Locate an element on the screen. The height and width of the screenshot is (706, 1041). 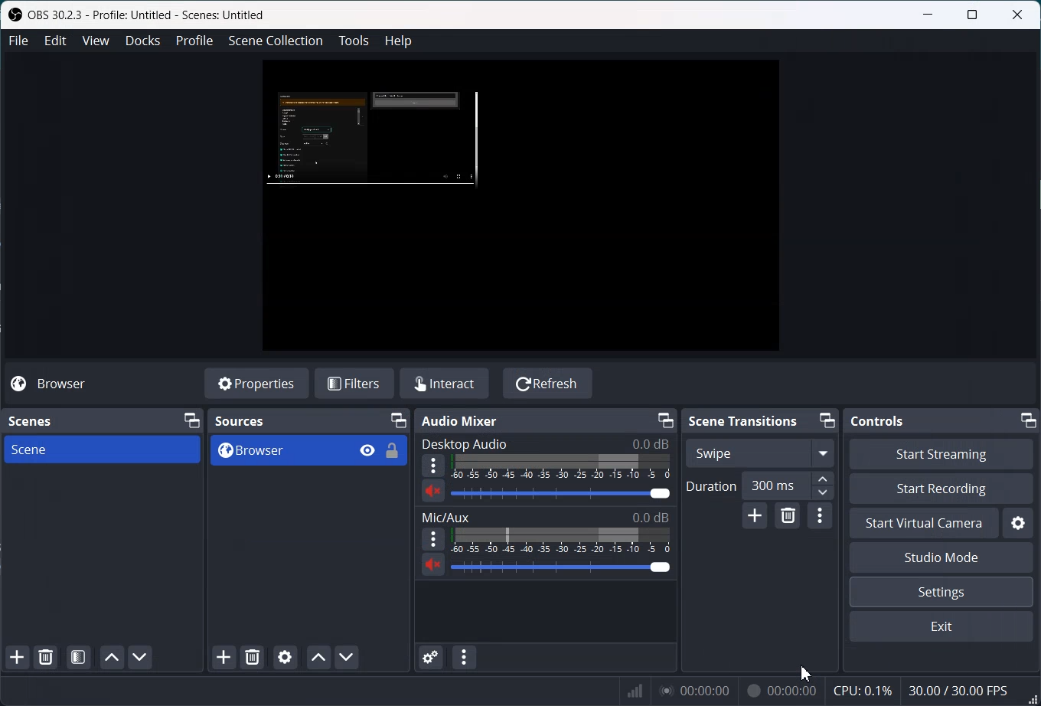
Scene  is located at coordinates (102, 449).